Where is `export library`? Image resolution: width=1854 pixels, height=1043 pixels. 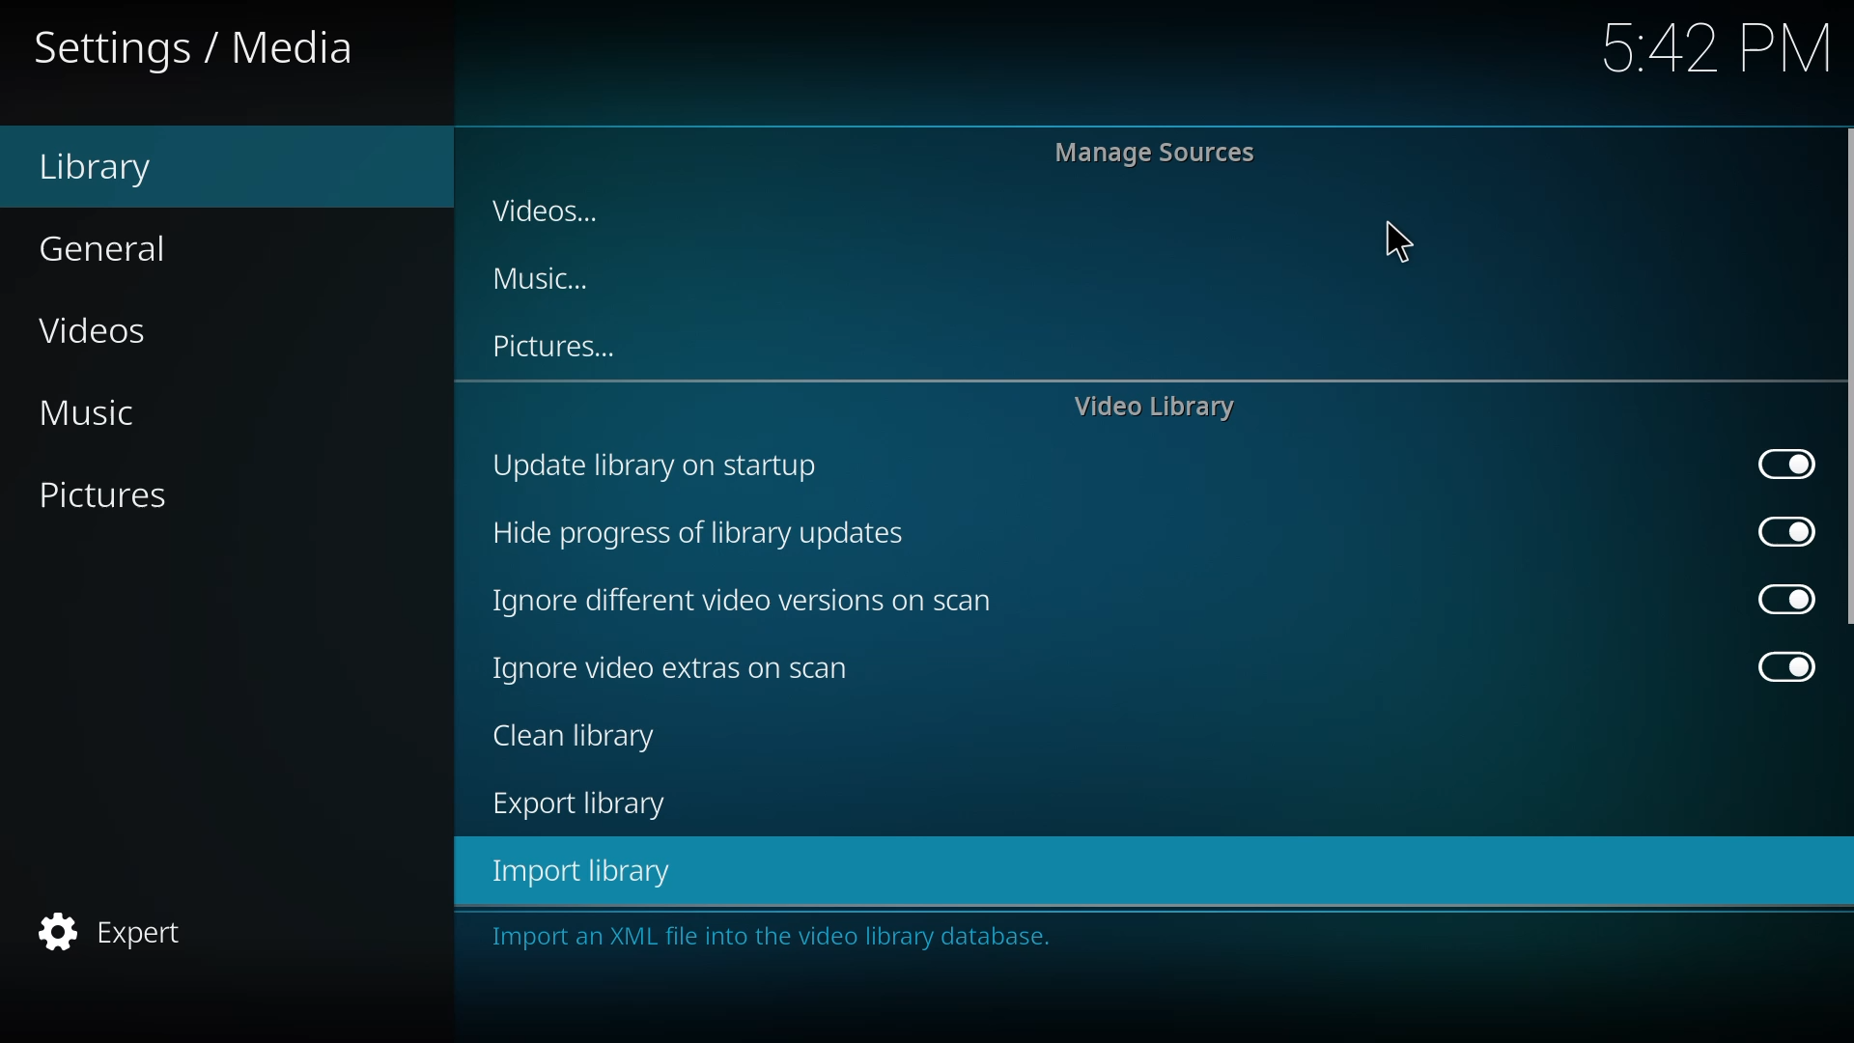 export library is located at coordinates (575, 807).